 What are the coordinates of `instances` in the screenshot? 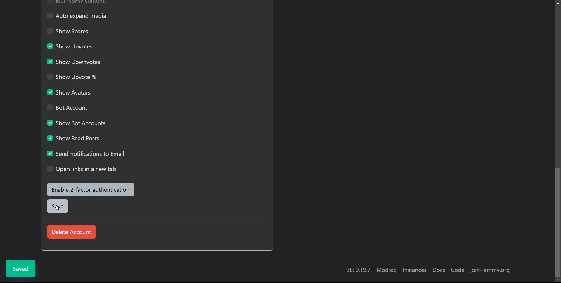 It's located at (414, 270).